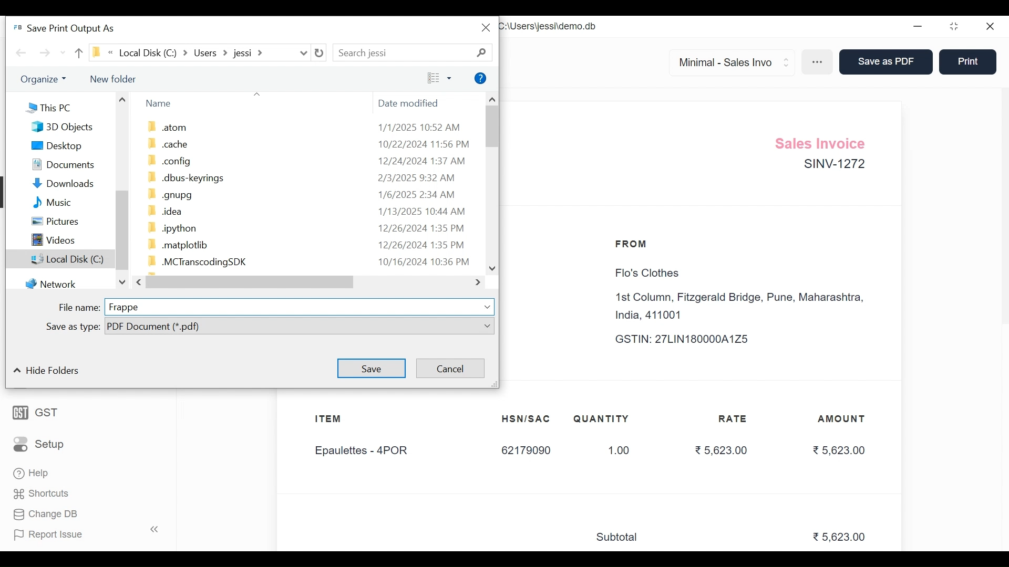  What do you see at coordinates (451, 367) in the screenshot?
I see `Cancel` at bounding box center [451, 367].